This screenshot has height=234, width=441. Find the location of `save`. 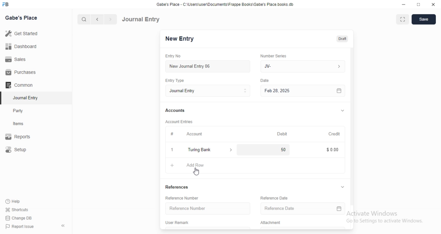

save is located at coordinates (424, 19).